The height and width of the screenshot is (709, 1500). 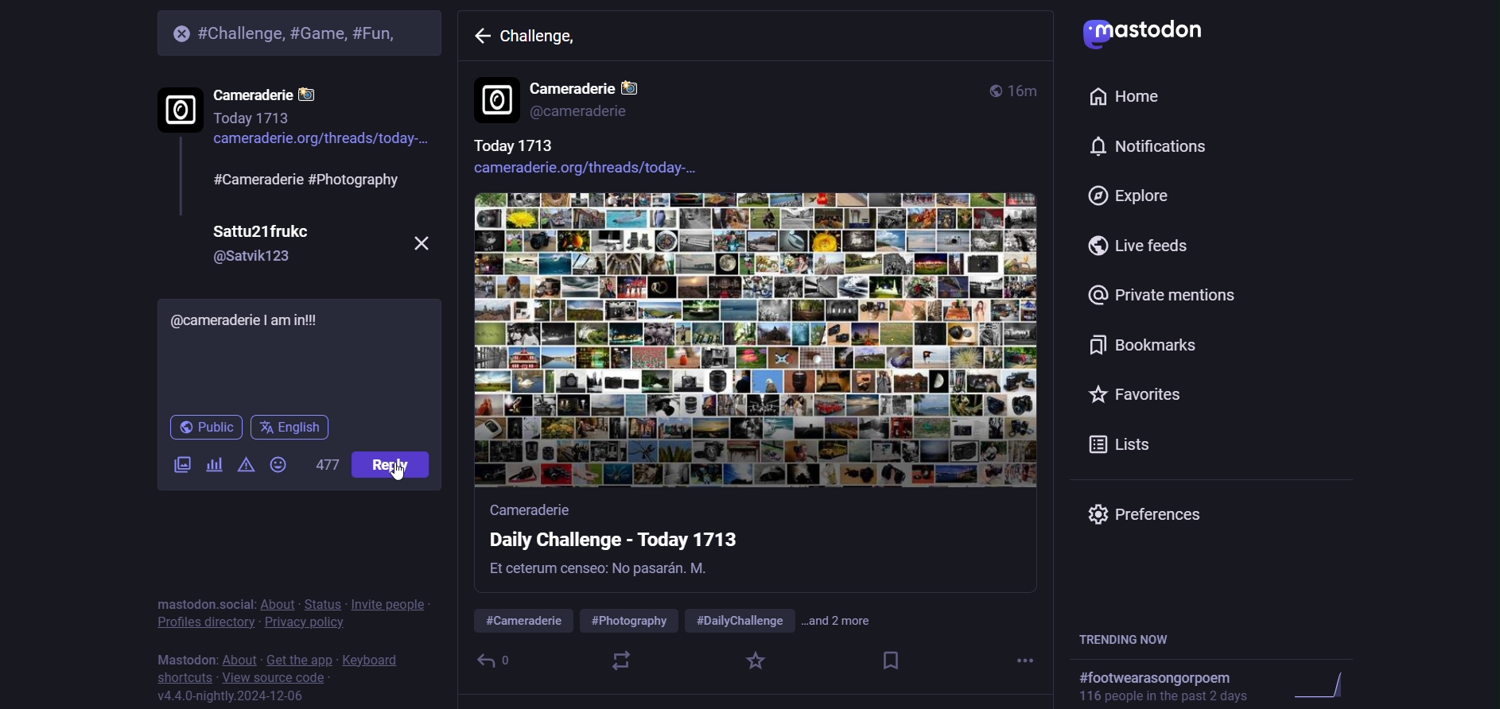 What do you see at coordinates (304, 374) in the screenshot?
I see `write here` at bounding box center [304, 374].